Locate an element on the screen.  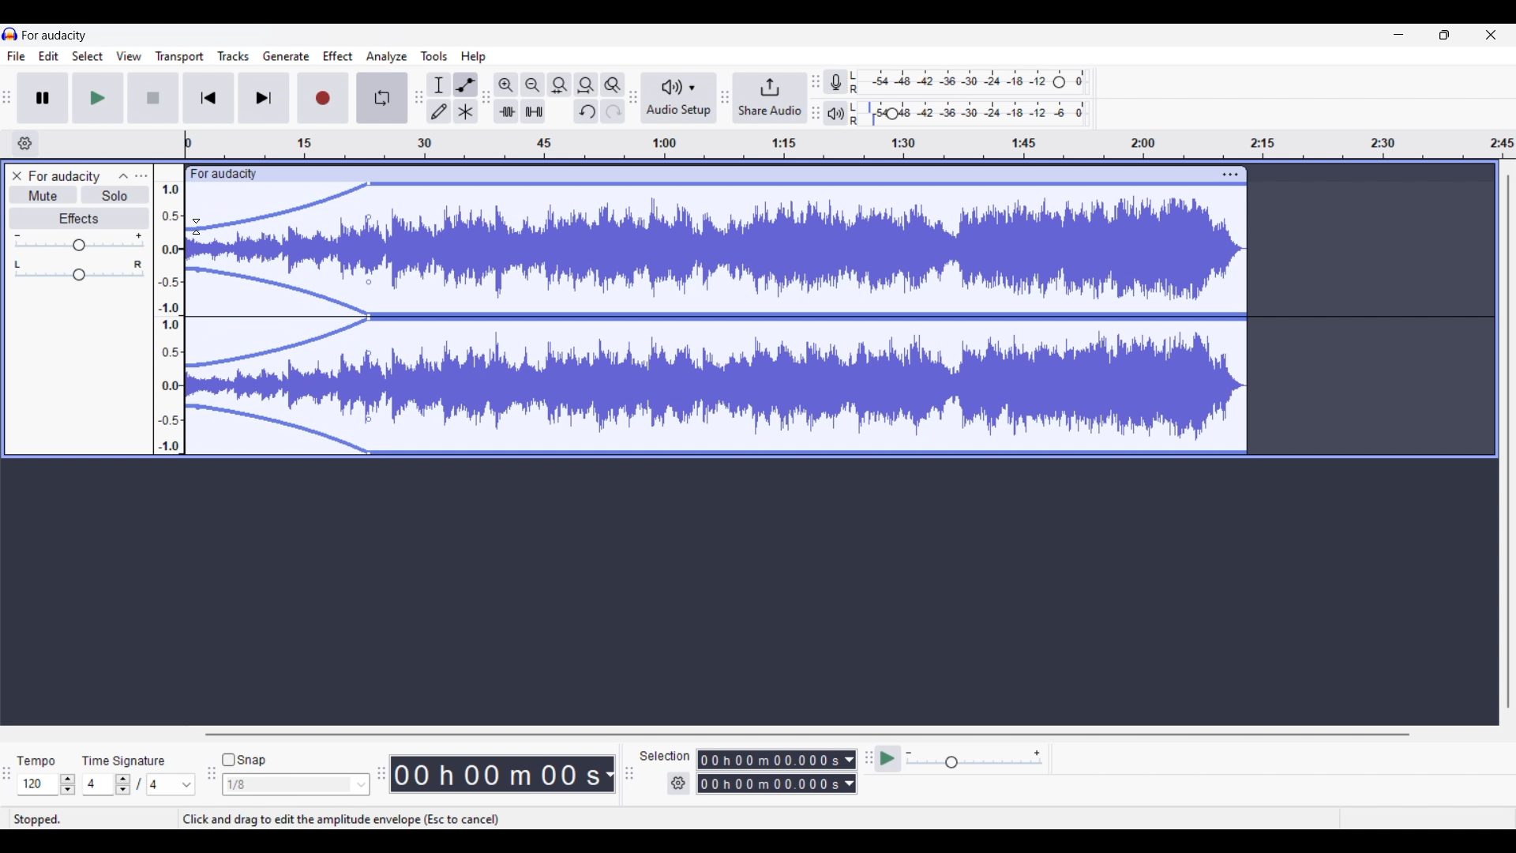
View is located at coordinates (129, 56).